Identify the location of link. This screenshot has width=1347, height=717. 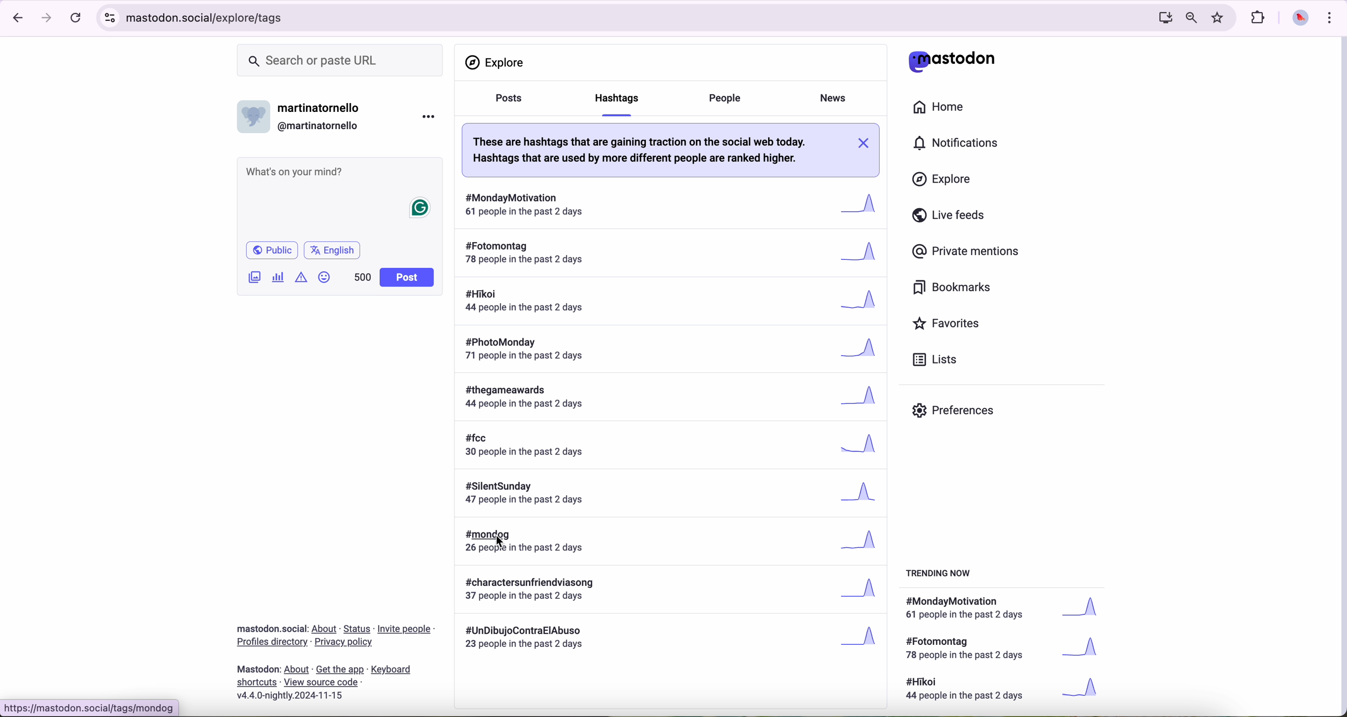
(405, 631).